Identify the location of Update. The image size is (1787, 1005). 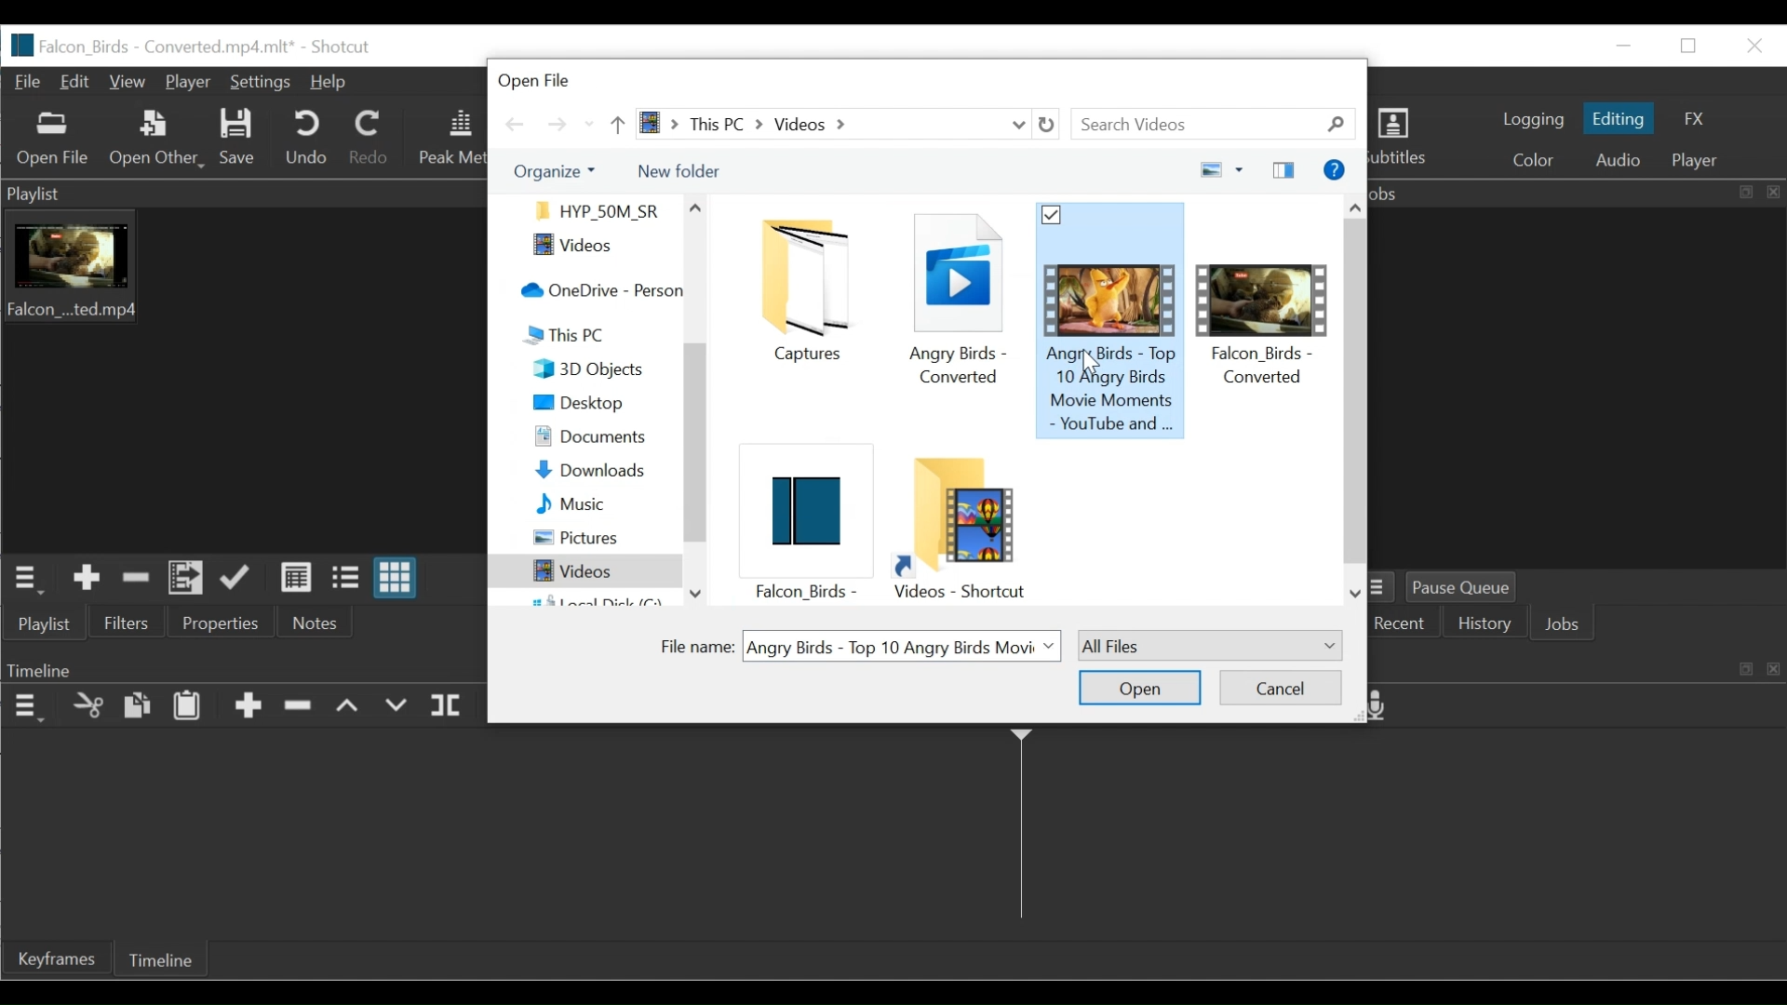
(241, 579).